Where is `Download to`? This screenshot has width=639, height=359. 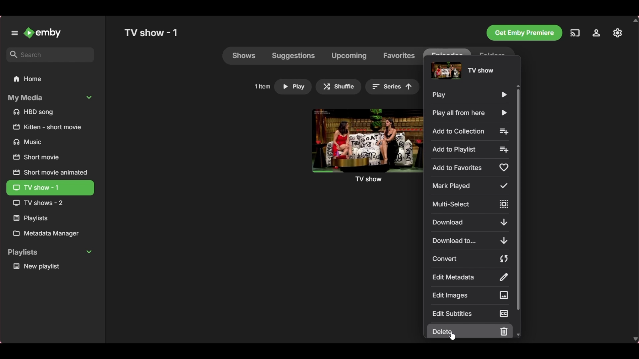 Download to is located at coordinates (470, 240).